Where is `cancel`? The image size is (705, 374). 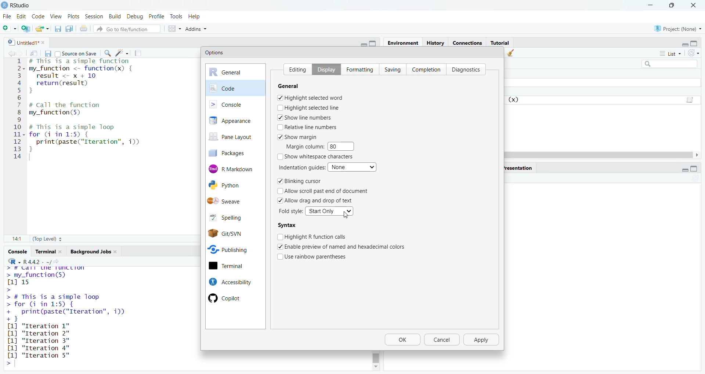
cancel is located at coordinates (443, 340).